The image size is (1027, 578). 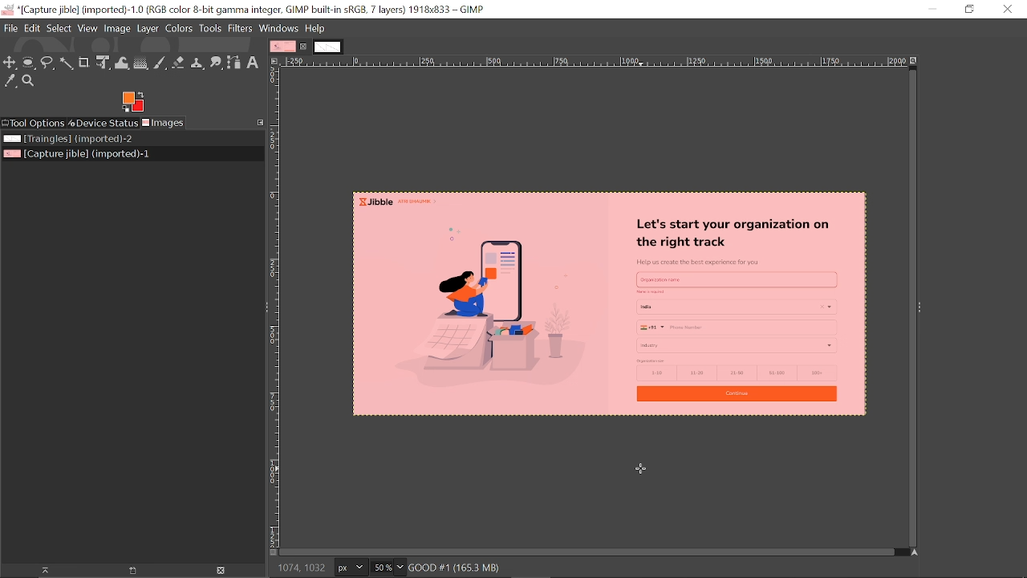 What do you see at coordinates (84, 62) in the screenshot?
I see `Crop text` at bounding box center [84, 62].